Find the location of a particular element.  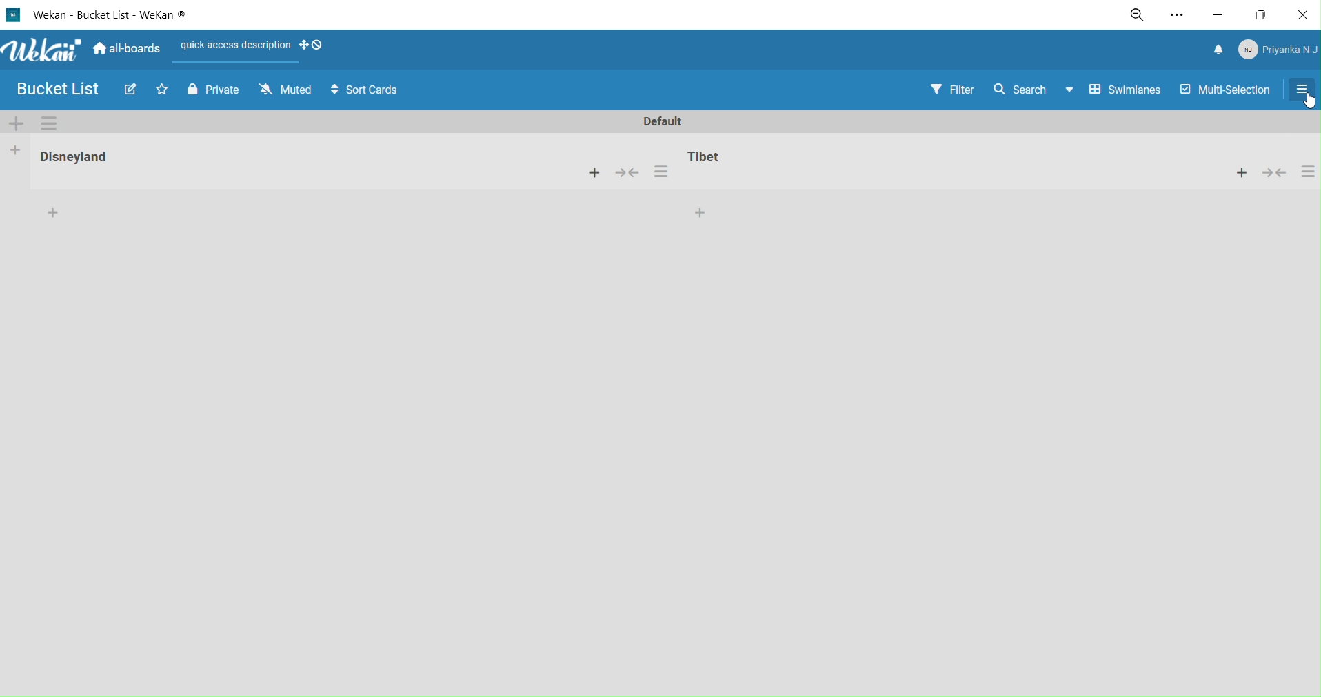

disneyland is located at coordinates (354, 149).